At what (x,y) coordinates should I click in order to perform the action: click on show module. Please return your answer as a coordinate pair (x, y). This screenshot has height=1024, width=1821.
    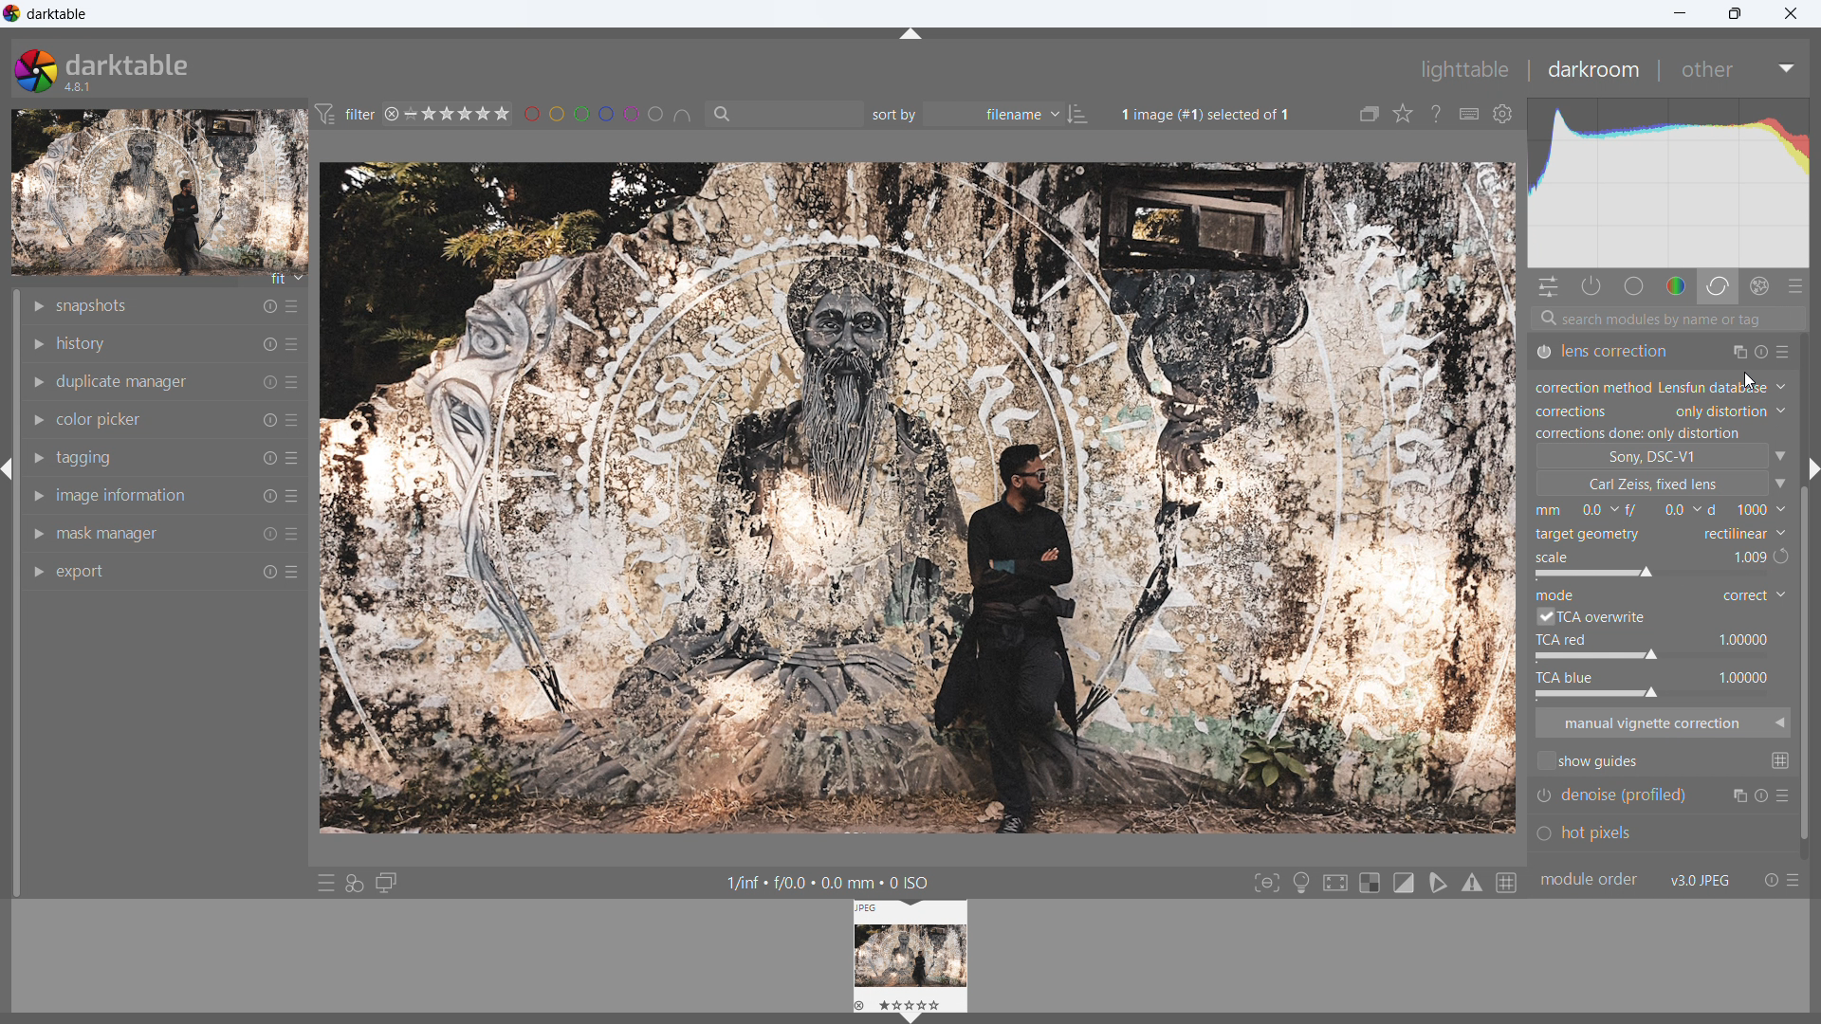
    Looking at the image, I should click on (38, 456).